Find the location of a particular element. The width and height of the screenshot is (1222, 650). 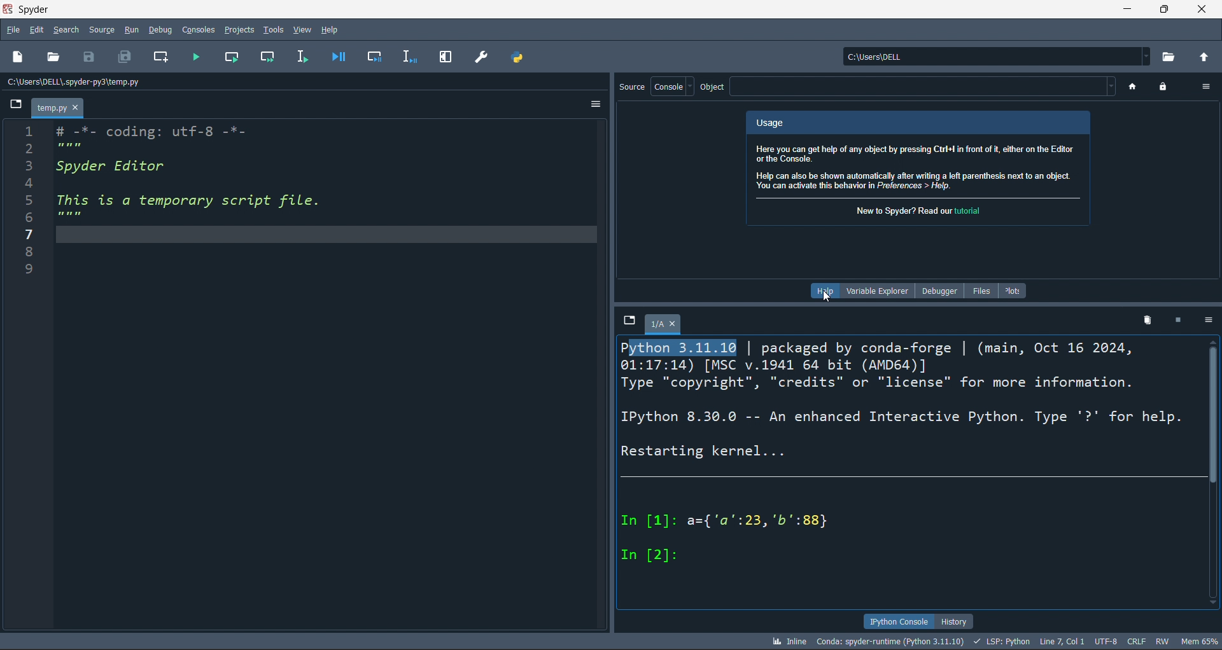

spyder is located at coordinates (46, 9).